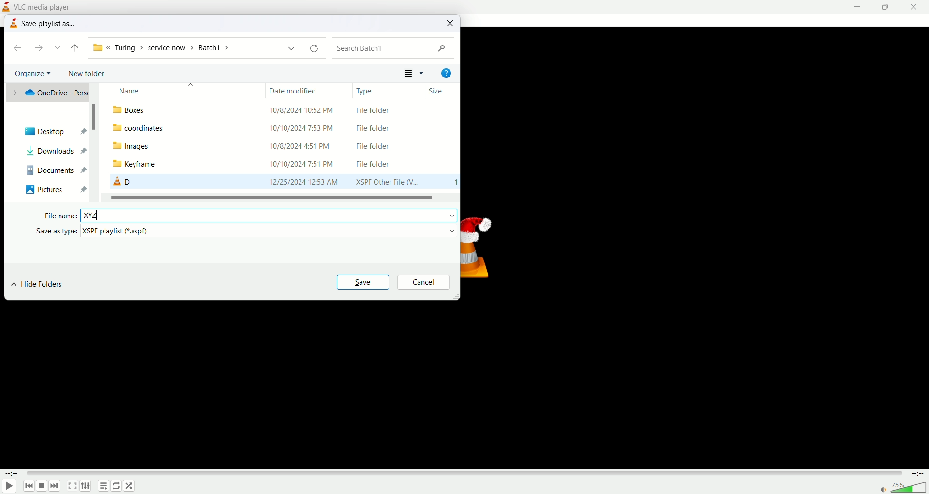  What do you see at coordinates (889, 7) in the screenshot?
I see `maximize` at bounding box center [889, 7].